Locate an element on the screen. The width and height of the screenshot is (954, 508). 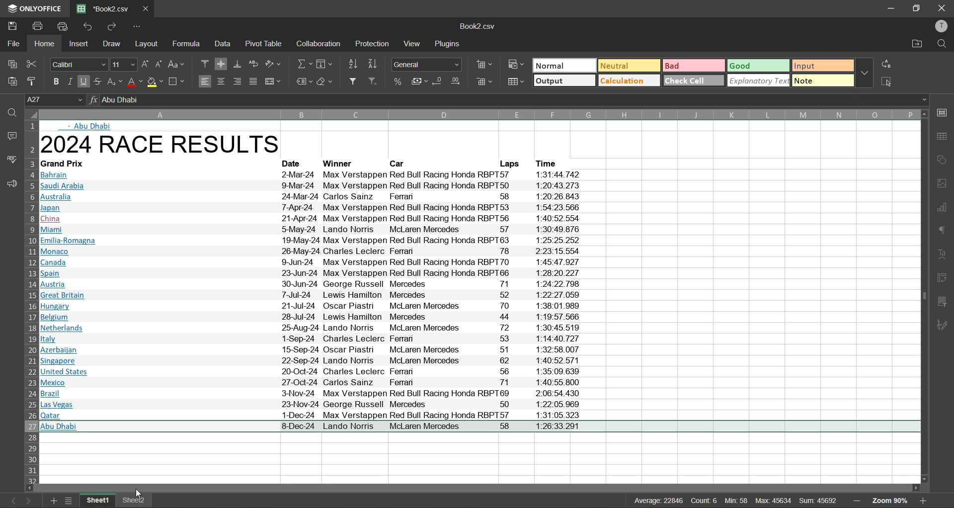
align bottom is located at coordinates (238, 64).